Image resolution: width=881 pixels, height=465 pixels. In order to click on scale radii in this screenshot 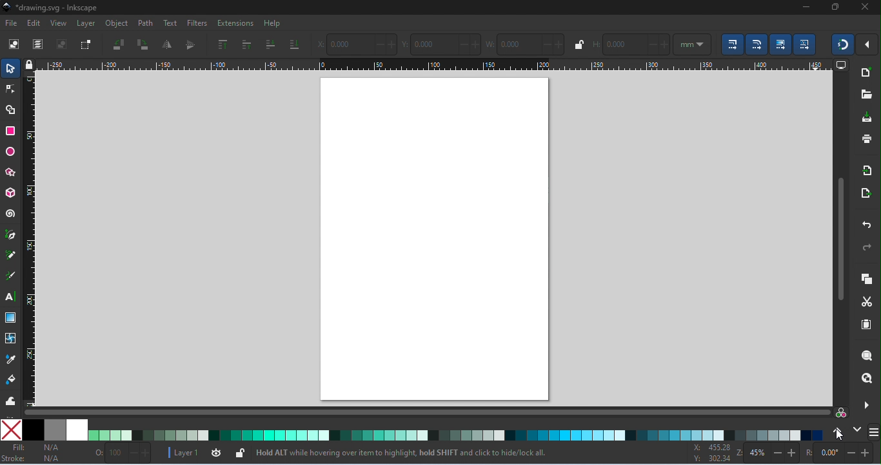, I will do `click(757, 44)`.